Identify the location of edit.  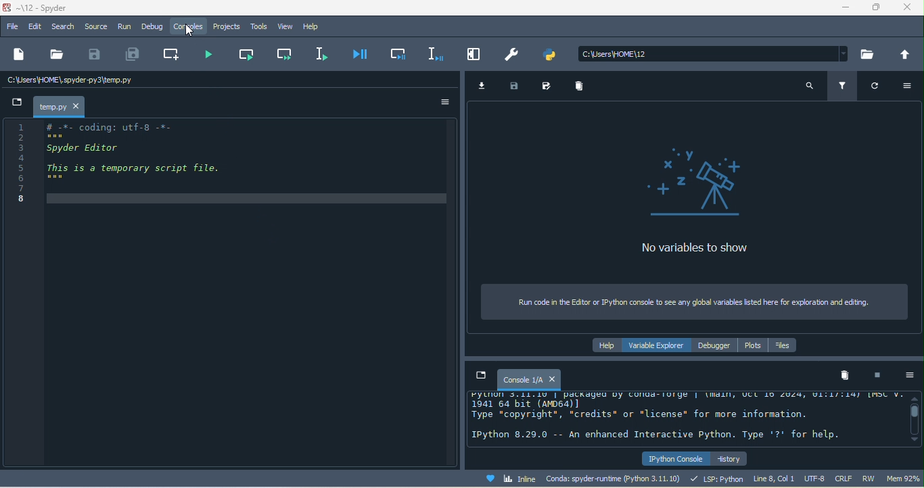
(34, 26).